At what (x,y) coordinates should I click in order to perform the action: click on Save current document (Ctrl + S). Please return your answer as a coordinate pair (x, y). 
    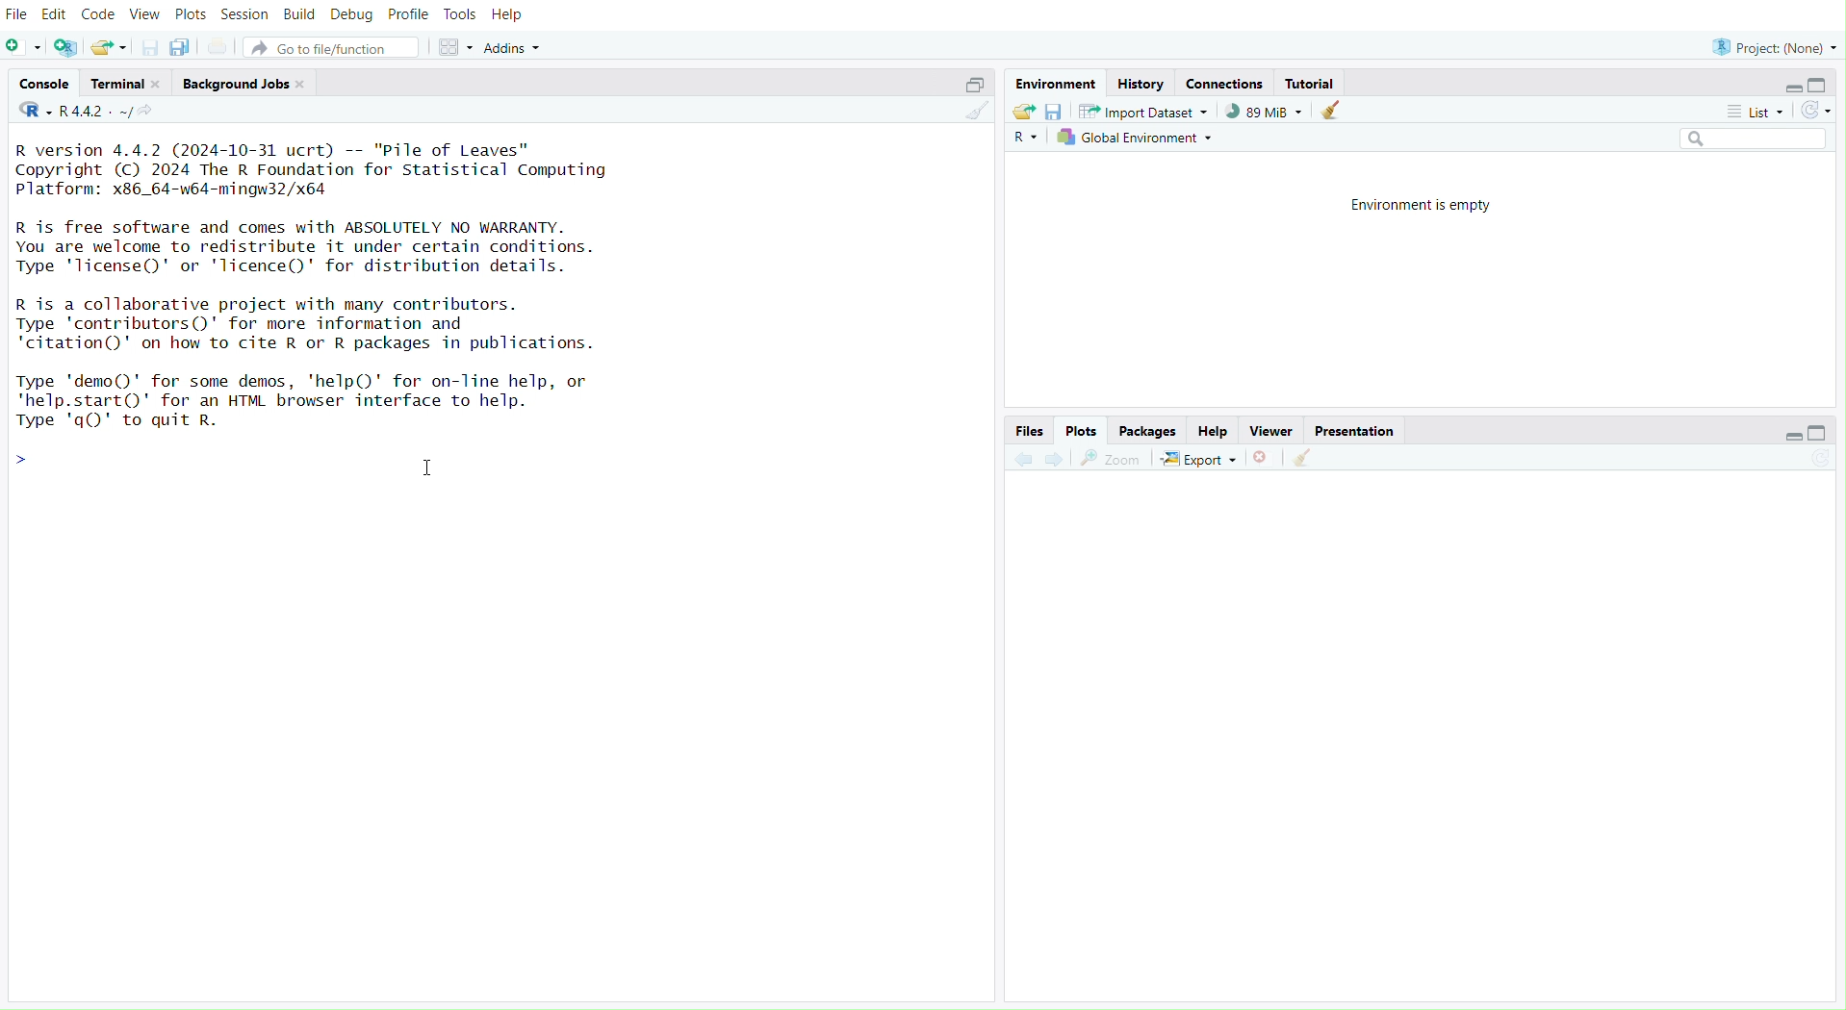
    Looking at the image, I should click on (152, 46).